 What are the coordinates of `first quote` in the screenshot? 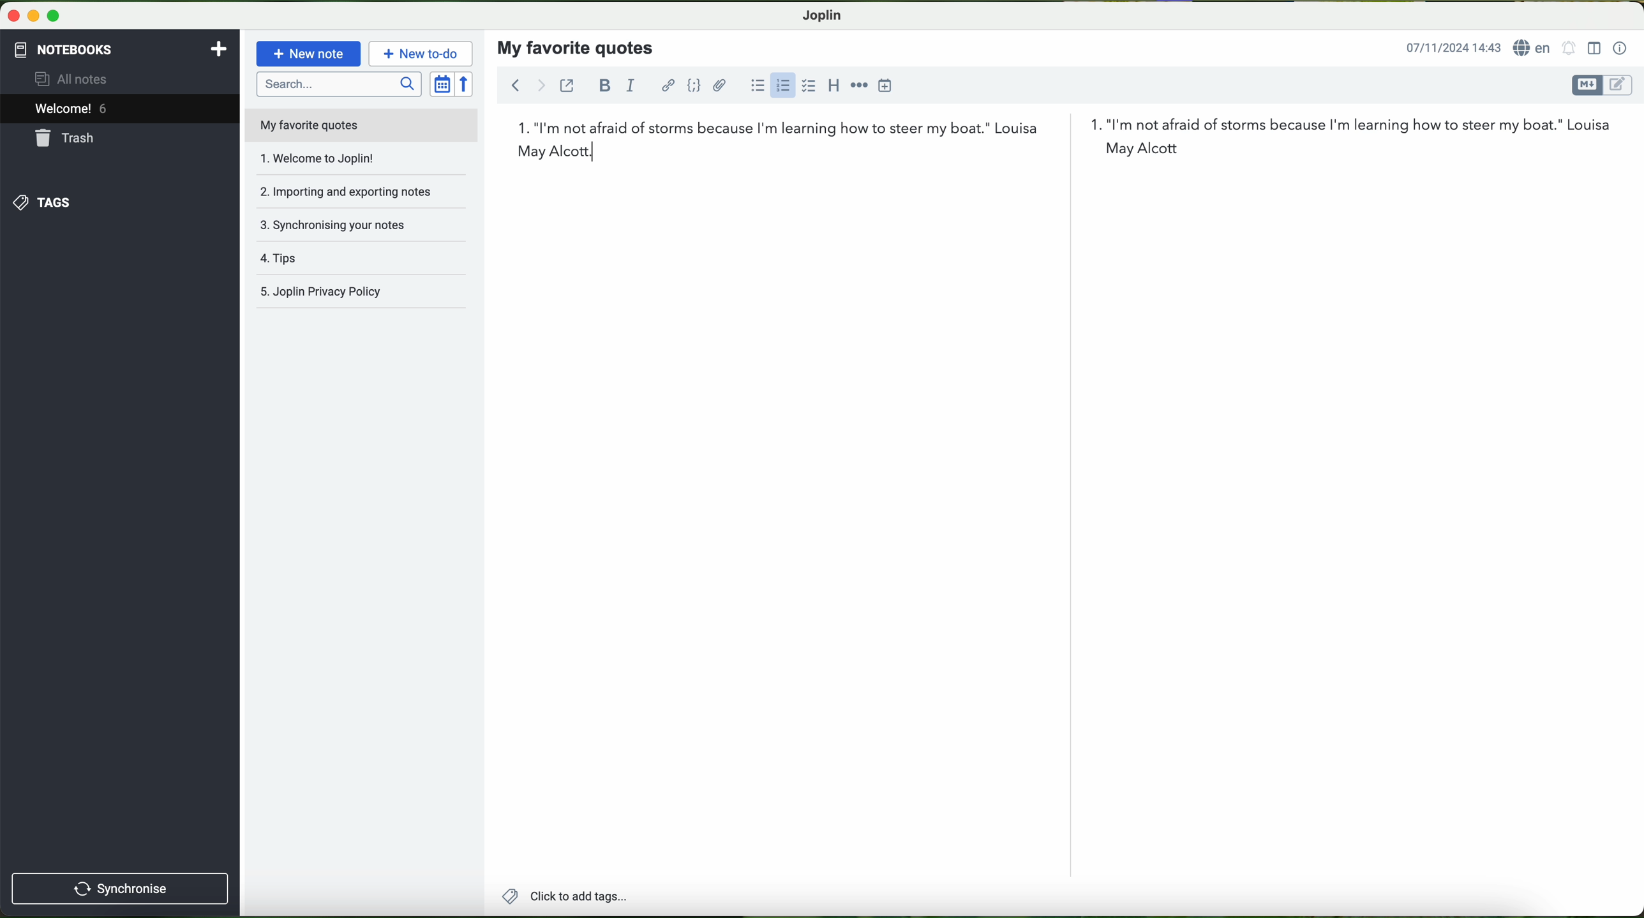 It's located at (1063, 142).